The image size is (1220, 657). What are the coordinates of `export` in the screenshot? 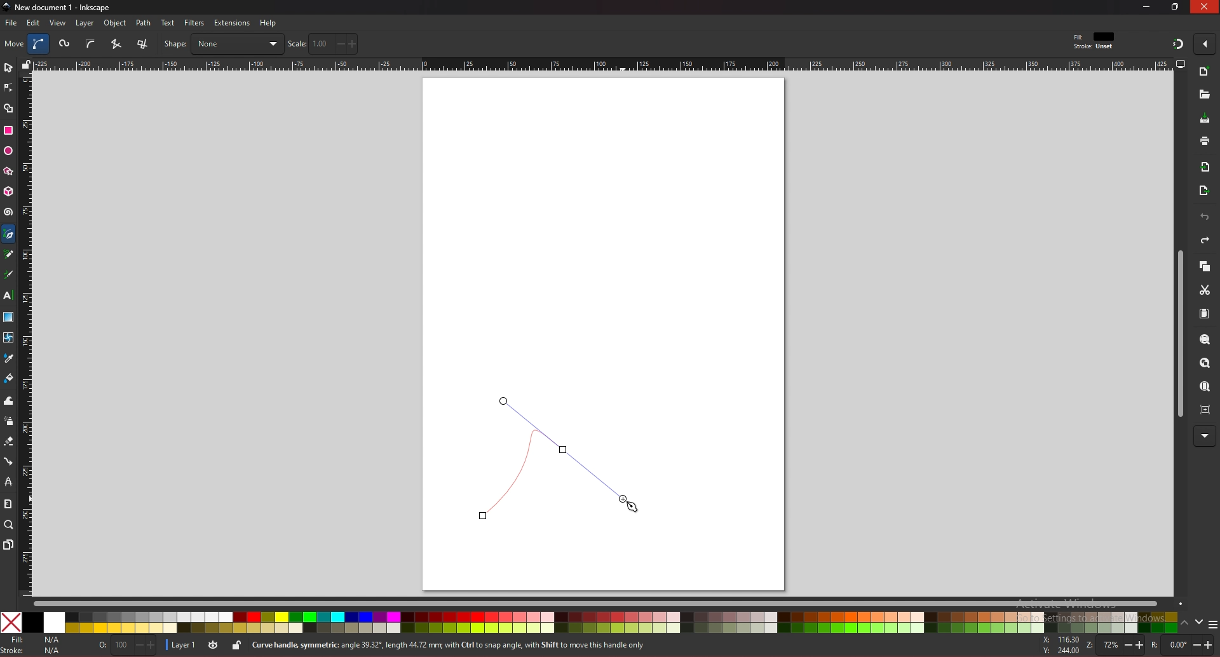 It's located at (1204, 191).